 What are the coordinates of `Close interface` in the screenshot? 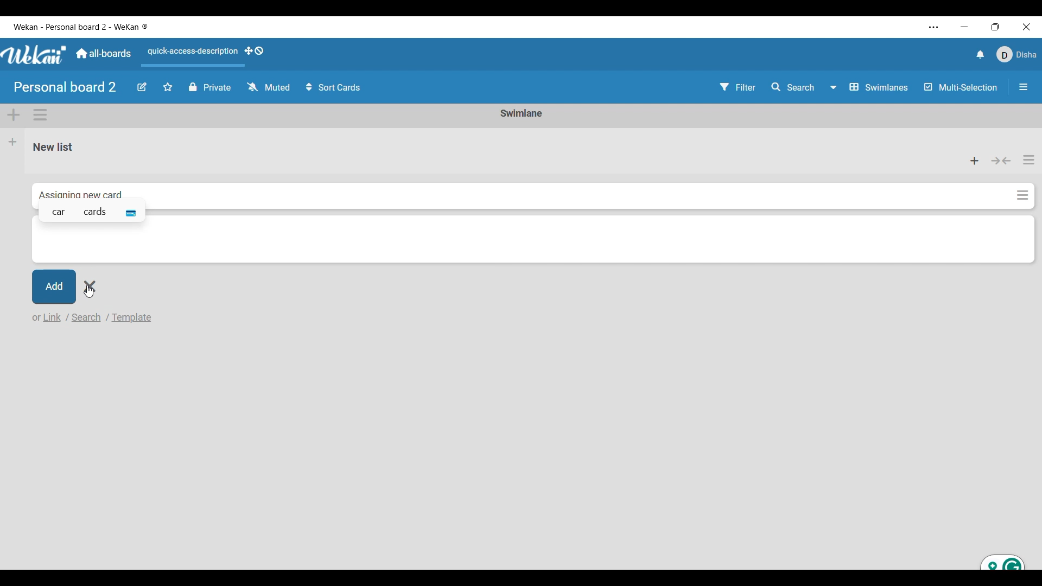 It's located at (1026, 27).